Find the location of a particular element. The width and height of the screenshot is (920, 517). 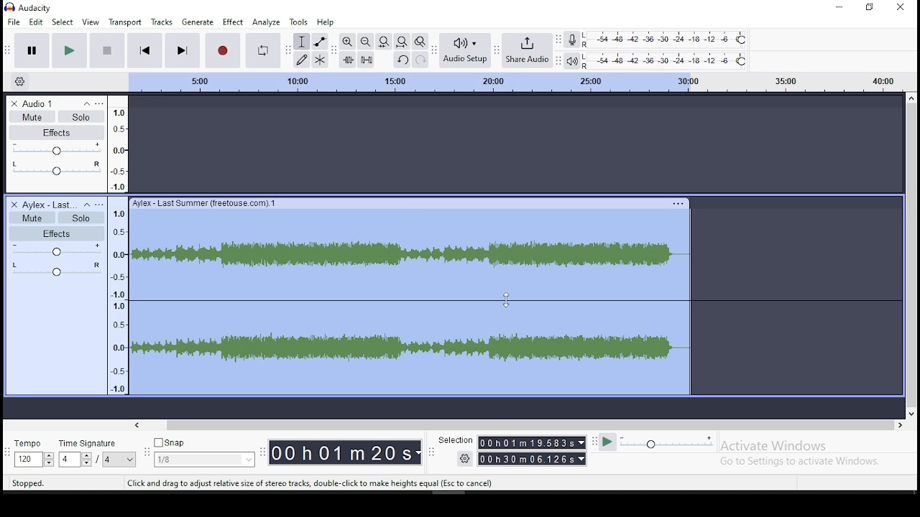

audio track name is located at coordinates (50, 102).